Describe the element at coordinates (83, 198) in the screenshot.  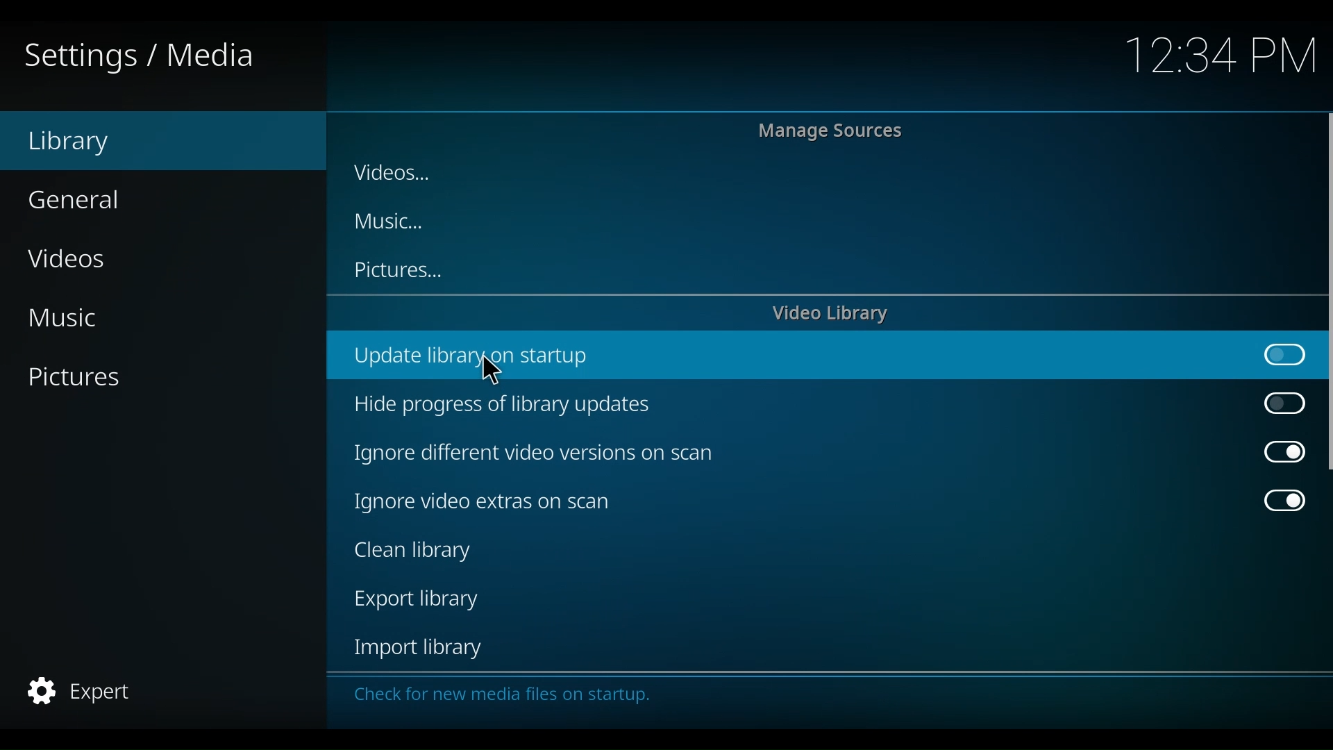
I see `General` at that location.